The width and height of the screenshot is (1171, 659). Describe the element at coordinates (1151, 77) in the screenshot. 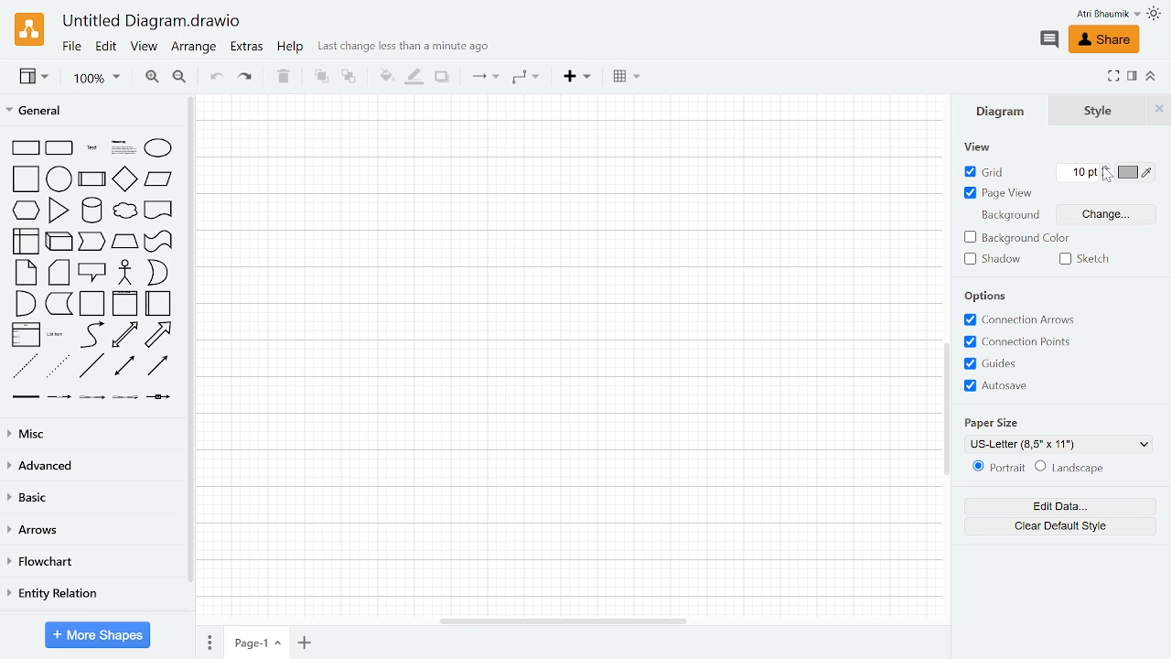

I see `Collapse` at that location.